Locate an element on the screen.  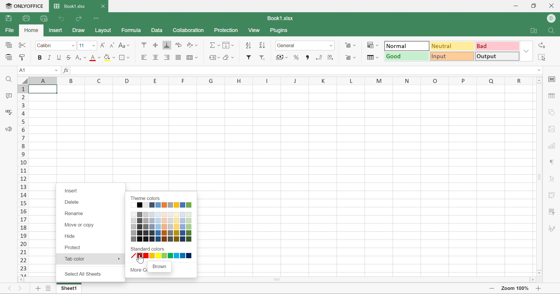
16 is located at coordinates (22, 212).